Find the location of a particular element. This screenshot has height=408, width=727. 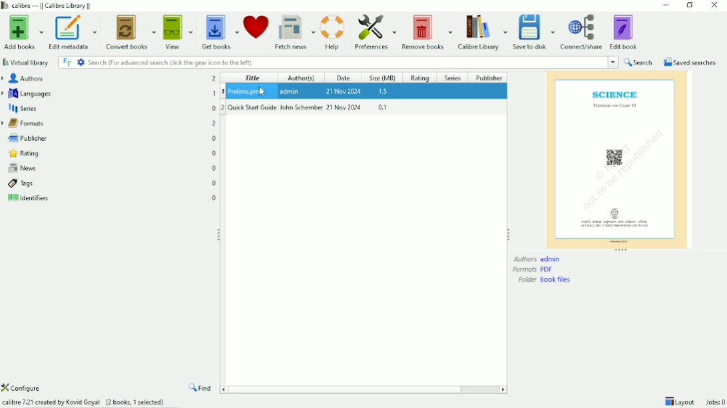

Prelims.pmp is located at coordinates (248, 91).